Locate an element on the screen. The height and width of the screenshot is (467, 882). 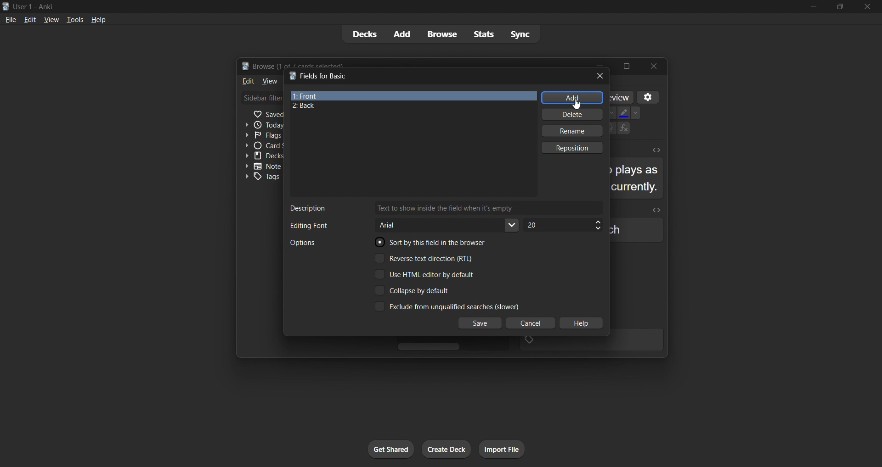
decks is located at coordinates (364, 34).